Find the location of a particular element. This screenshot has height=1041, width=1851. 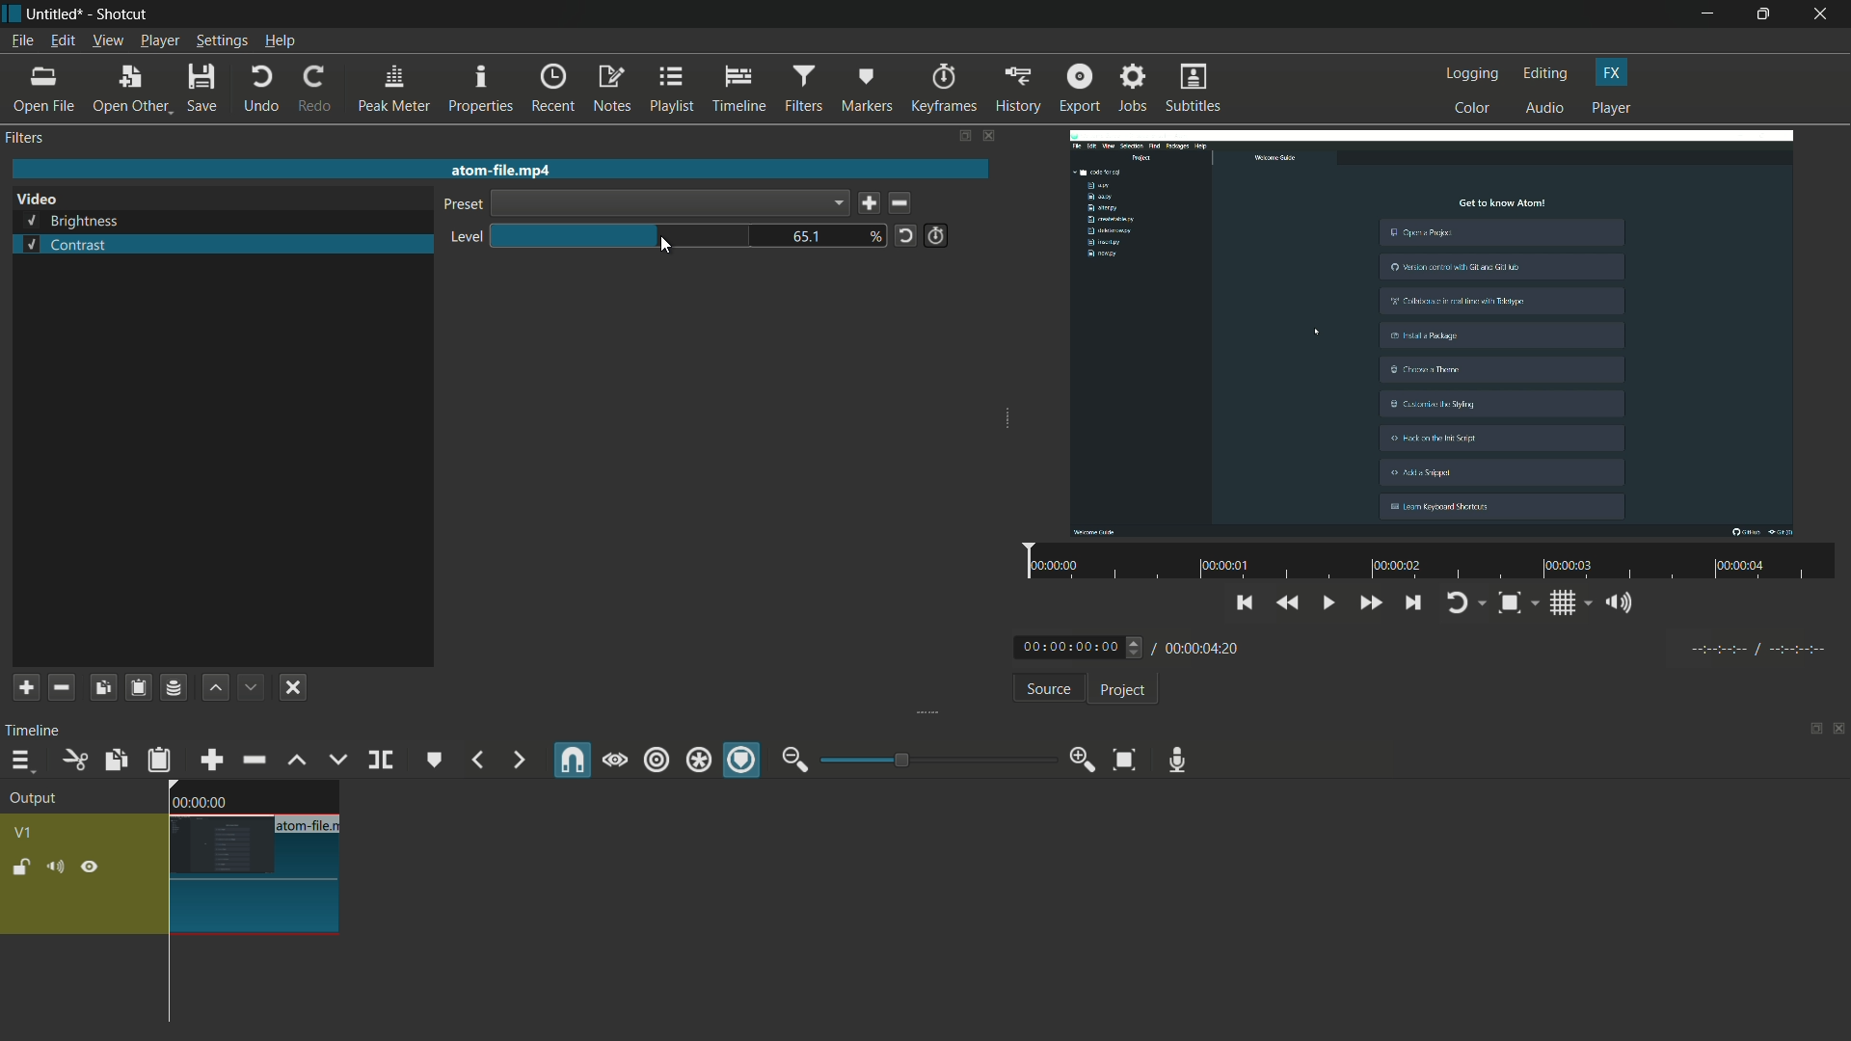

toggle play/pause is located at coordinates (1331, 603).